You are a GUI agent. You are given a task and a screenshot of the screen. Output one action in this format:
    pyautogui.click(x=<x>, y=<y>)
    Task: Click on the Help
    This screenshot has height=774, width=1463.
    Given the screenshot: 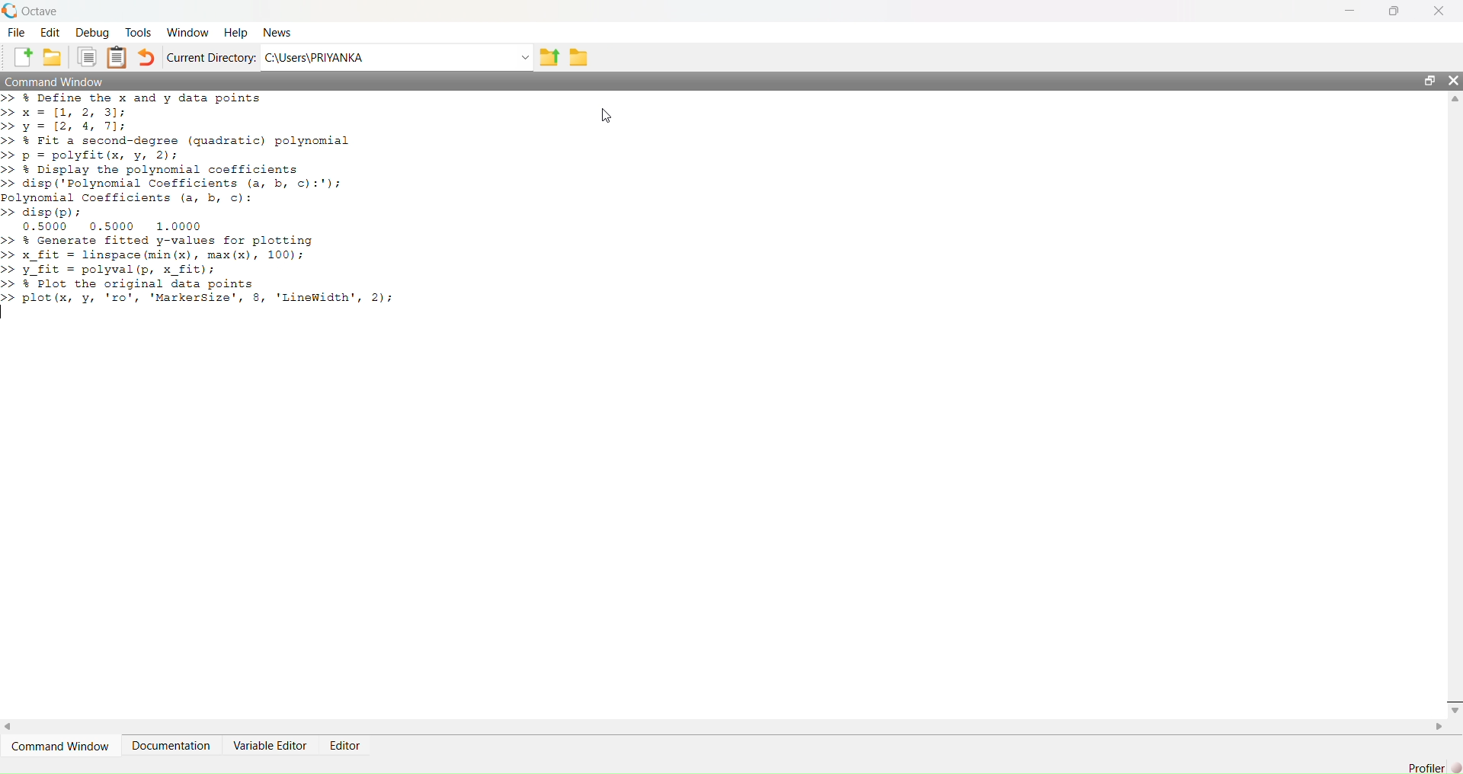 What is the action you would take?
    pyautogui.click(x=234, y=34)
    